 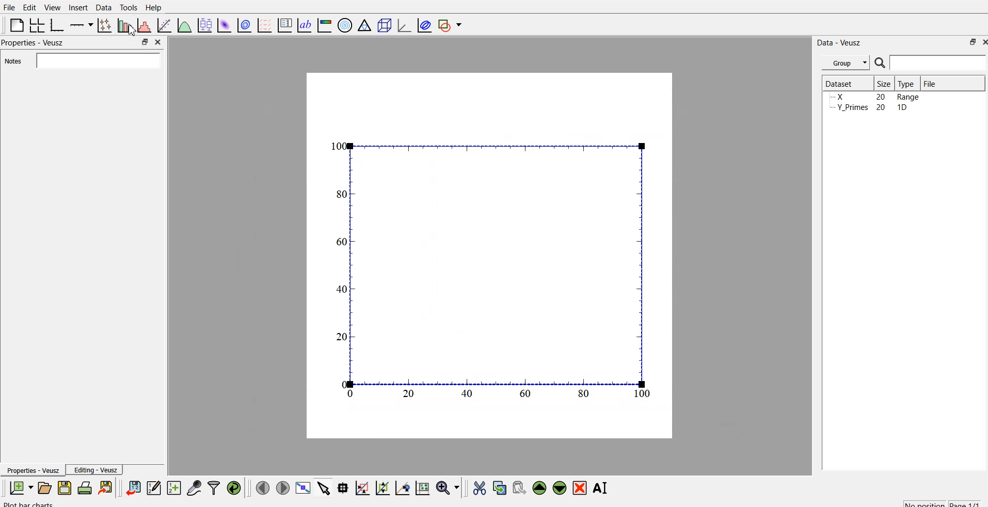 I want to click on search bar, so click(x=938, y=62).